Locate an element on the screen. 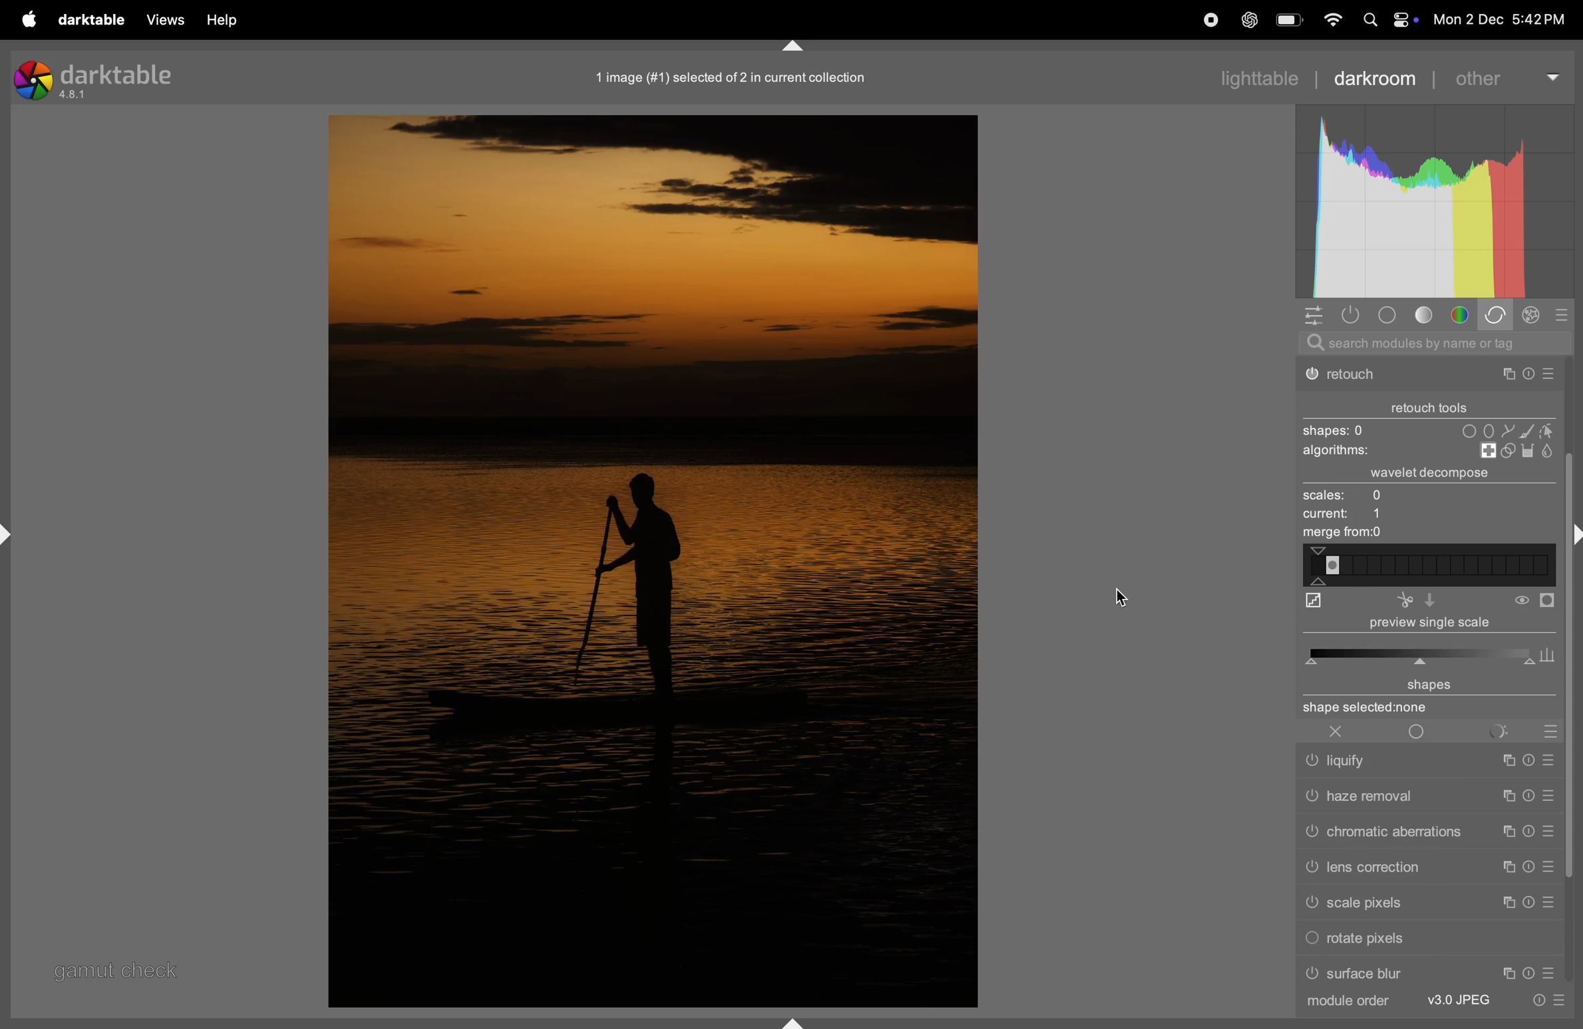 This screenshot has width=1583, height=1029. expand is located at coordinates (797, 1020).